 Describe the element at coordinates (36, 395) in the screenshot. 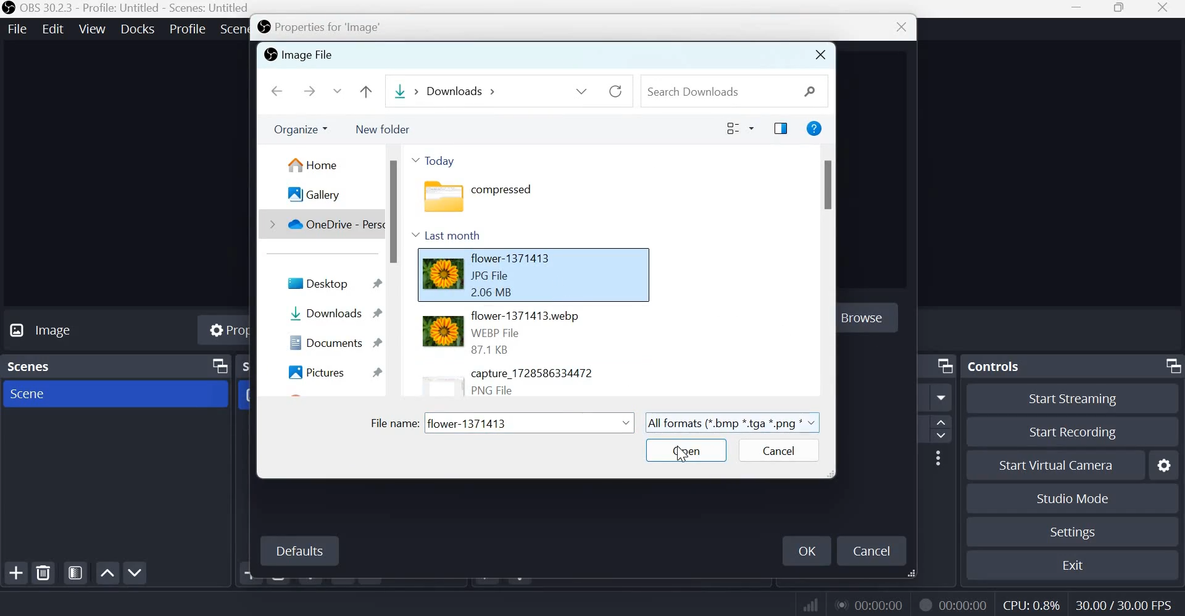

I see `Scene` at that location.